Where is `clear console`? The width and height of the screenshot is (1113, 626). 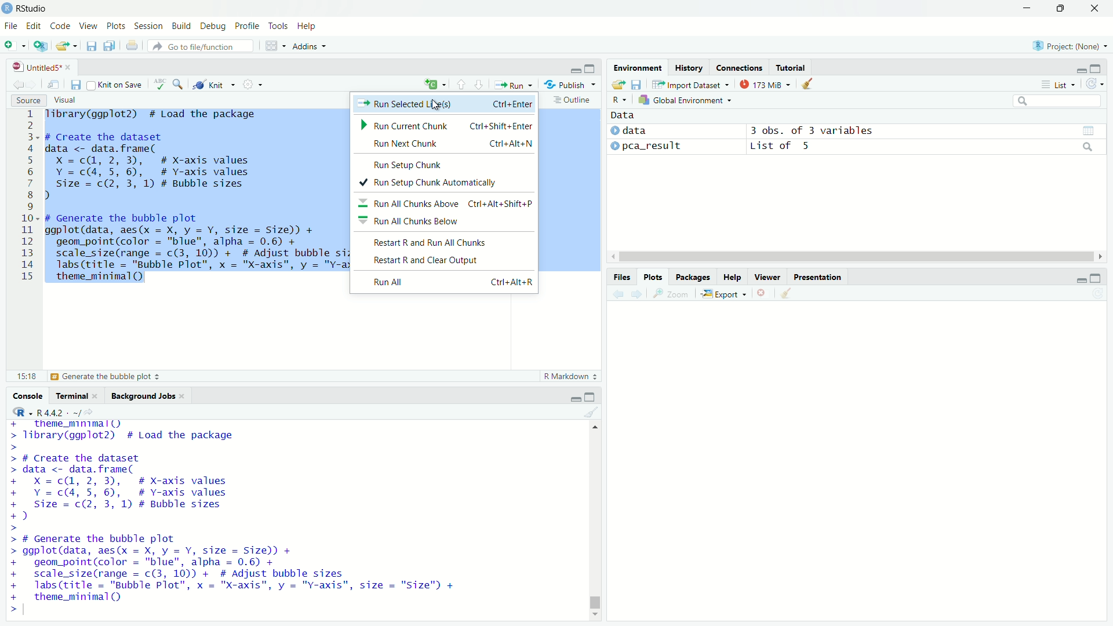 clear console is located at coordinates (592, 412).